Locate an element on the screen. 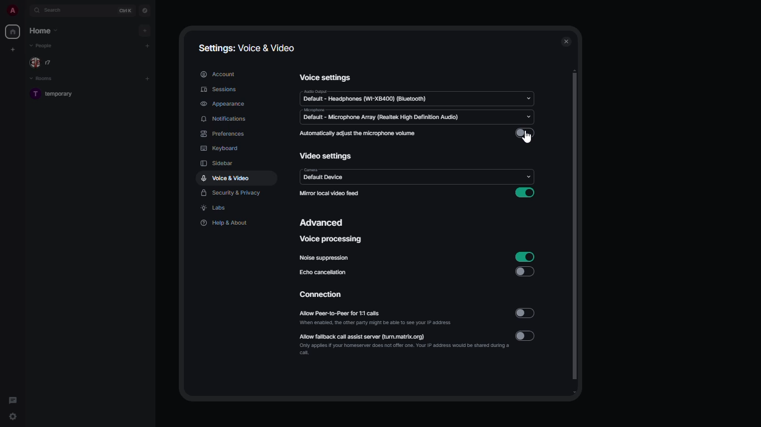 Image resolution: width=761 pixels, height=427 pixels. allow fallback call assist server is located at coordinates (404, 343).